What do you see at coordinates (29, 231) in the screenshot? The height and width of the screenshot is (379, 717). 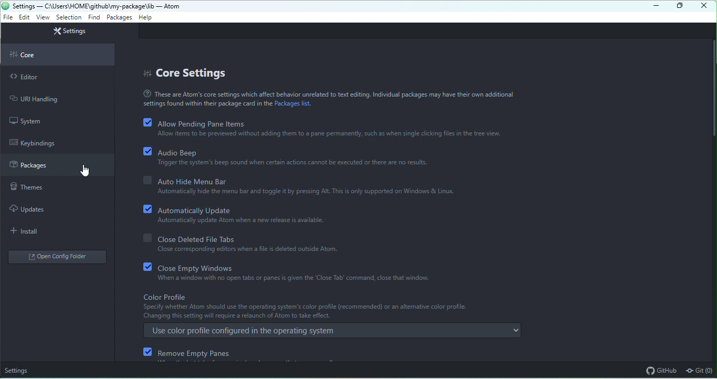 I see `install` at bounding box center [29, 231].